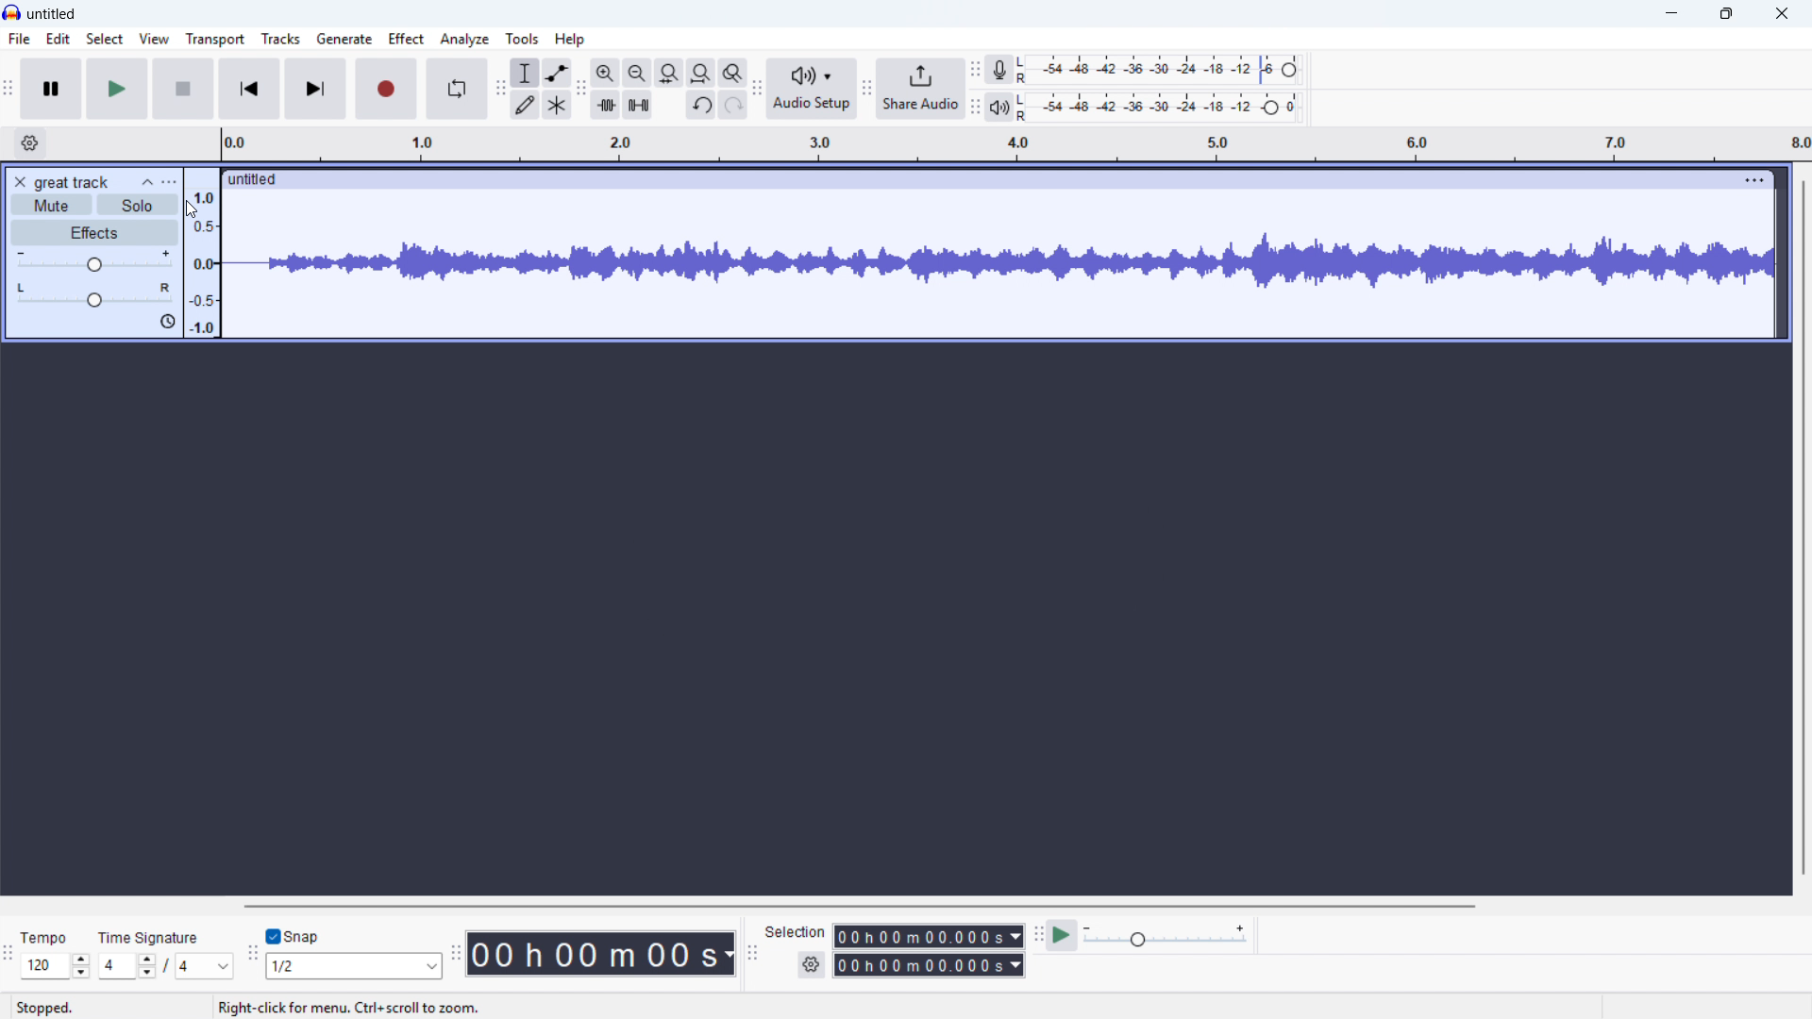 Image resolution: width=1812 pixels, height=1019 pixels. Describe the element at coordinates (10, 955) in the screenshot. I see `Time signature toolbar ` at that location.